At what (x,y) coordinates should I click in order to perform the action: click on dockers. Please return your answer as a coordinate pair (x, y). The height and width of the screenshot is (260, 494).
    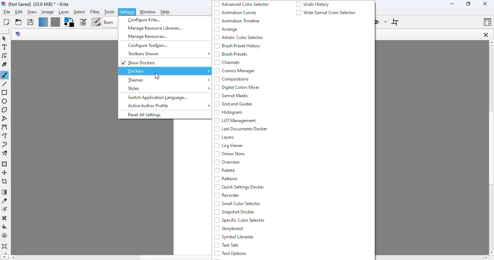
    Looking at the image, I should click on (165, 71).